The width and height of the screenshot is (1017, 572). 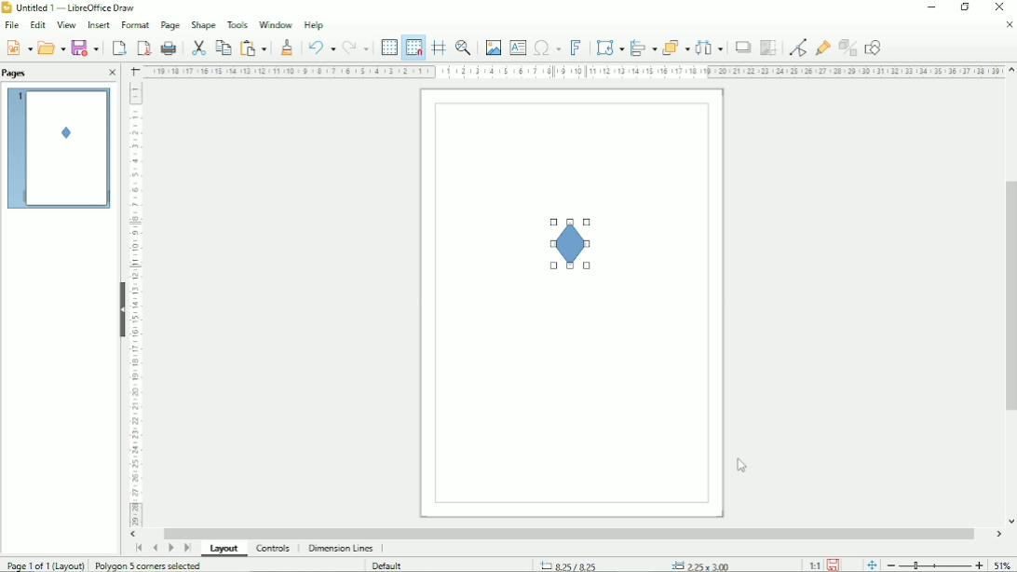 What do you see at coordinates (133, 25) in the screenshot?
I see `Format` at bounding box center [133, 25].